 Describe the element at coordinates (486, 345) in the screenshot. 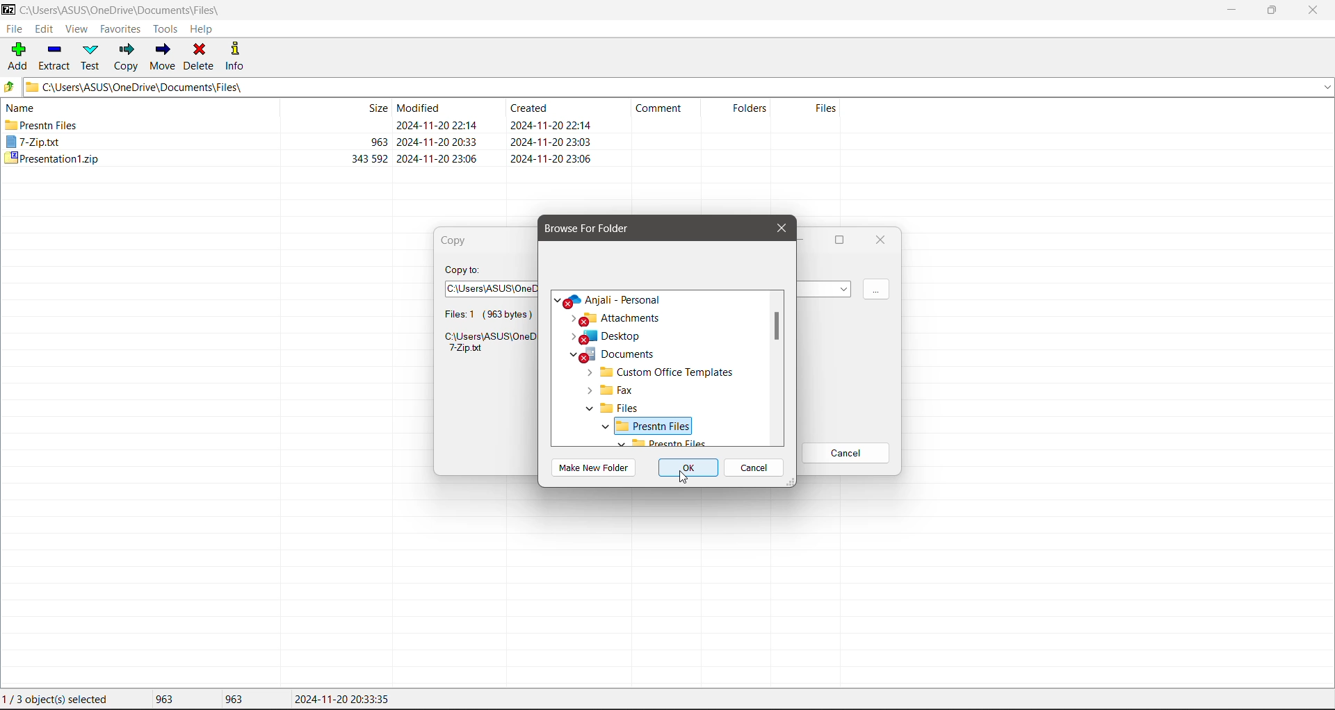

I see `Selected file location path` at that location.